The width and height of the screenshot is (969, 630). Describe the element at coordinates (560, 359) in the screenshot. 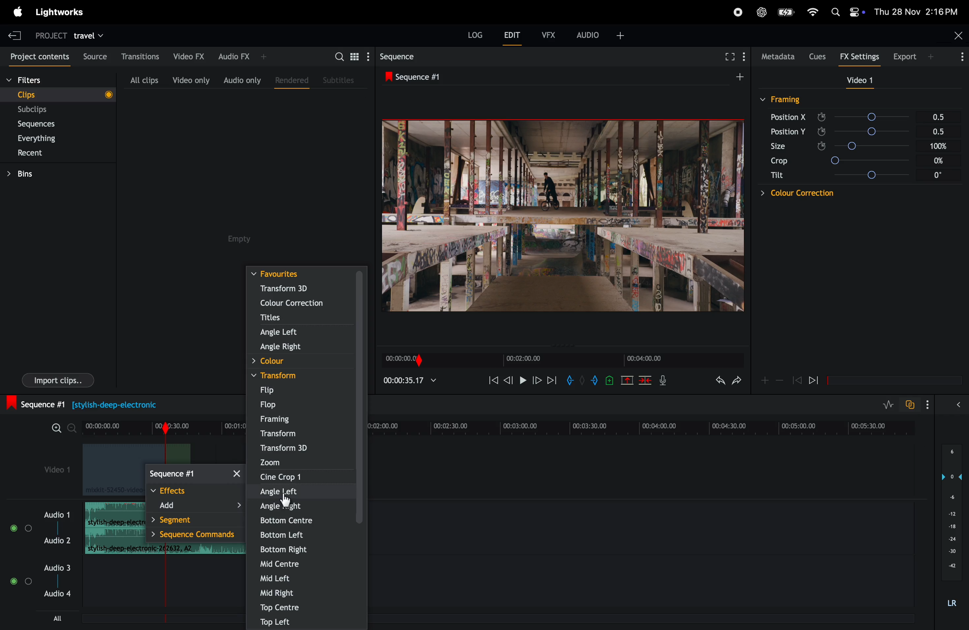

I see `timeframe` at that location.